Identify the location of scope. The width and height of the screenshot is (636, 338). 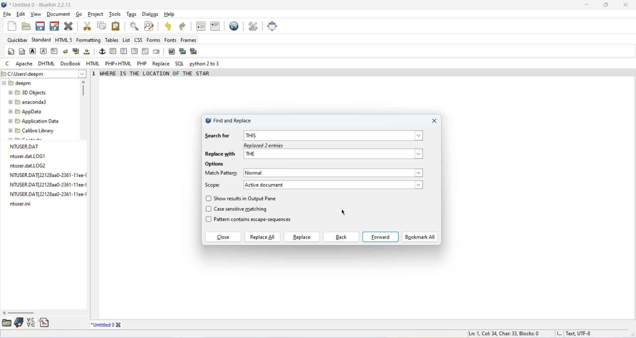
(334, 185).